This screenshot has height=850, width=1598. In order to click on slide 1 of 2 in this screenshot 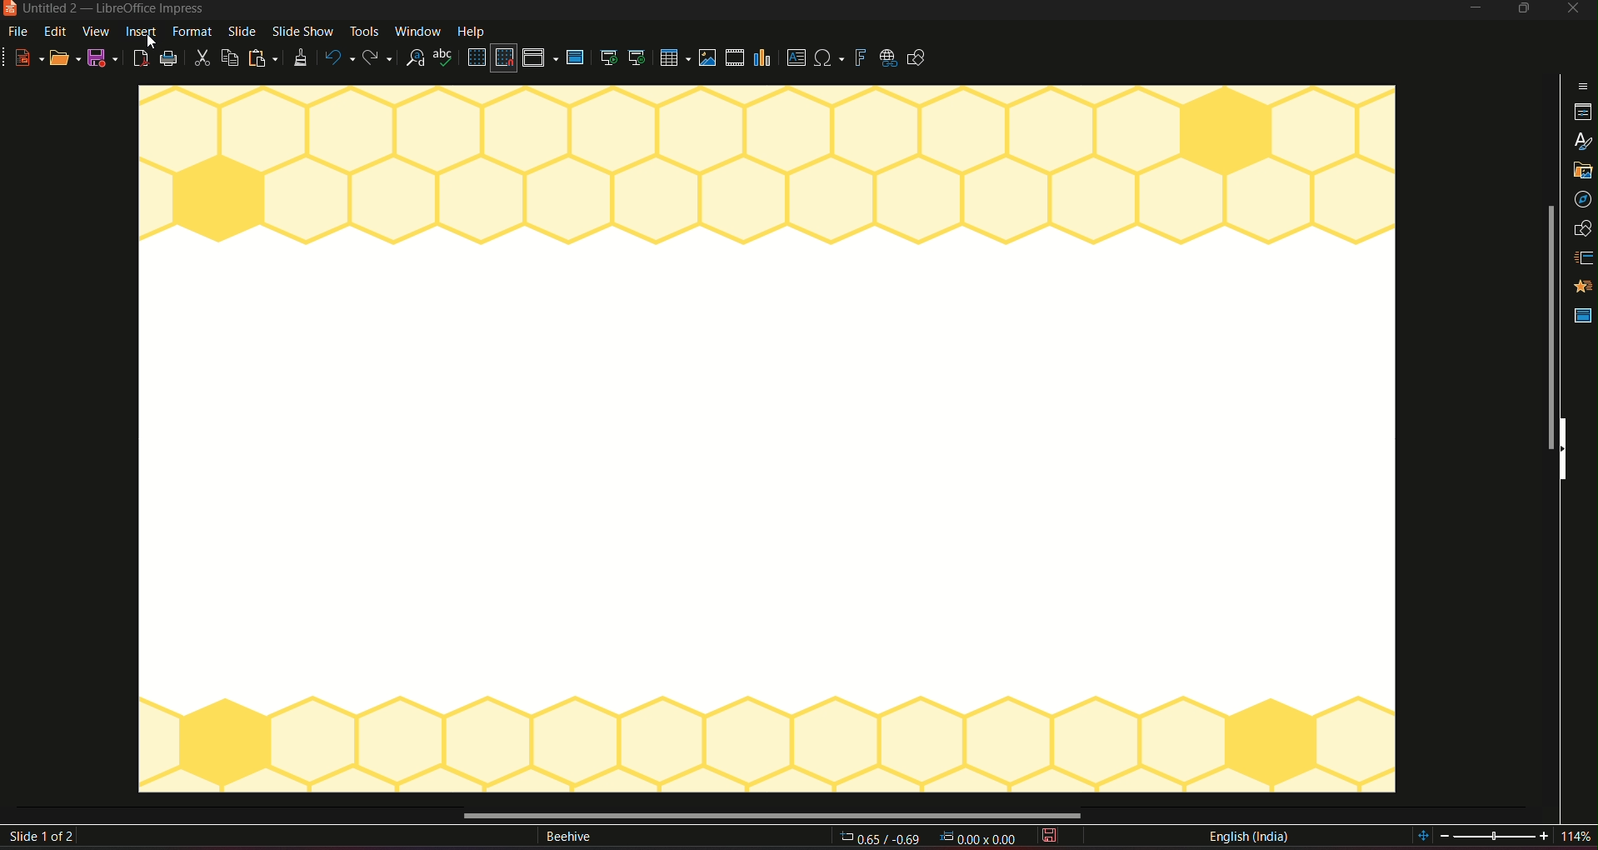, I will do `click(45, 837)`.